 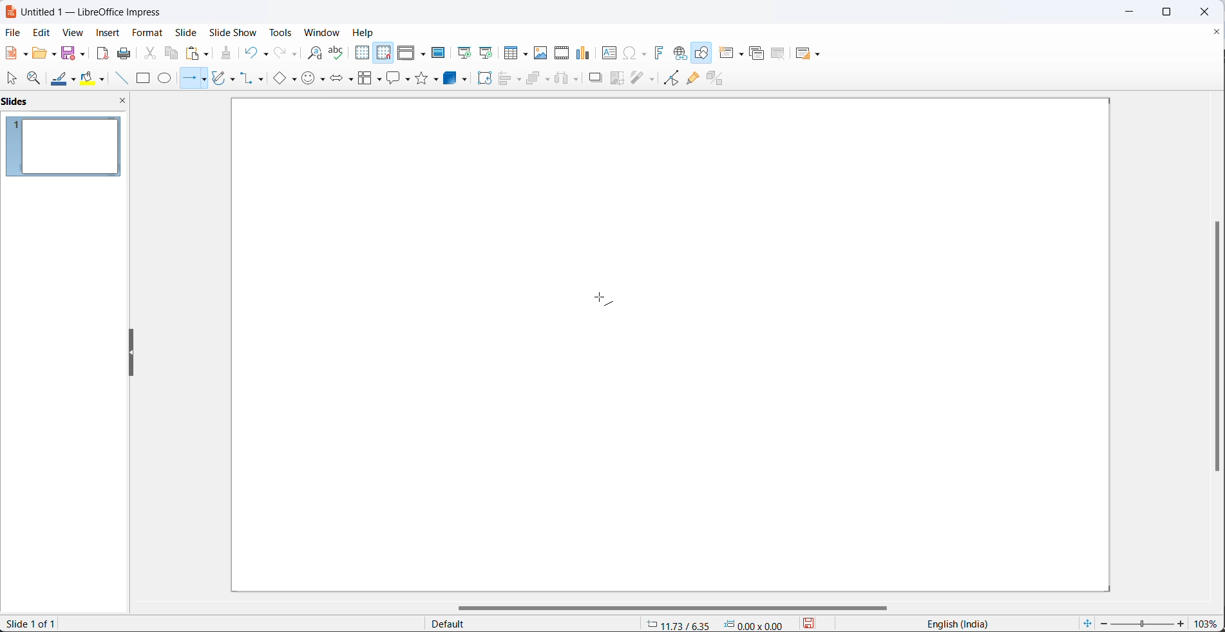 I want to click on zoom percentage, so click(x=1209, y=622).